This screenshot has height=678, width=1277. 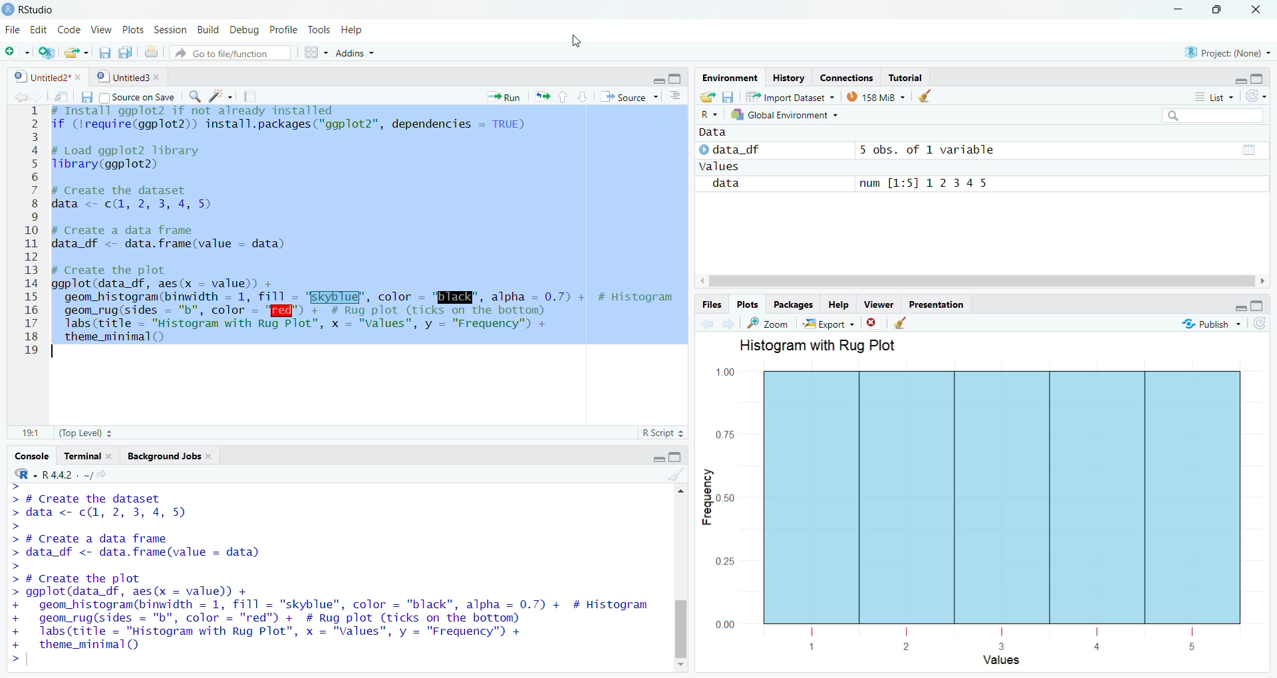 I want to click on Plots, so click(x=741, y=306).